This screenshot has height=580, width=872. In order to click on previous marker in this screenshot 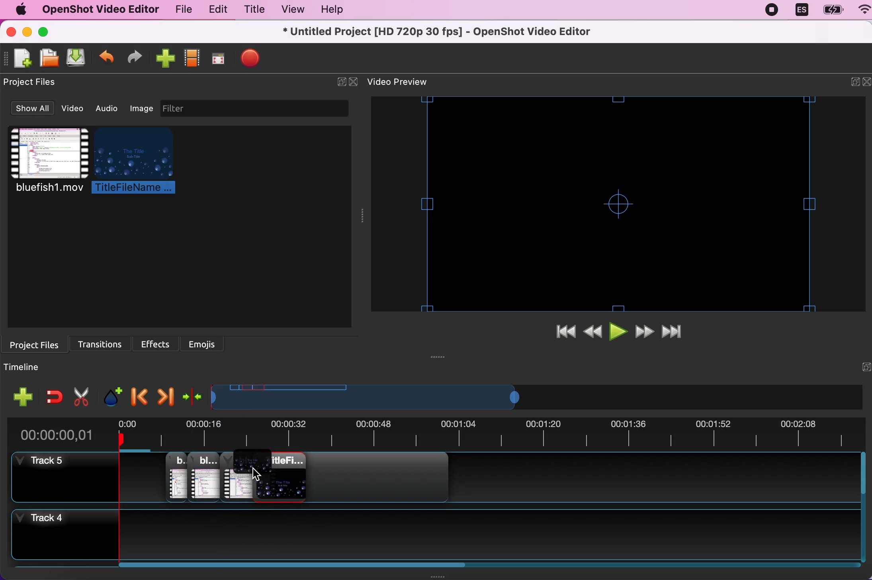, I will do `click(138, 394)`.